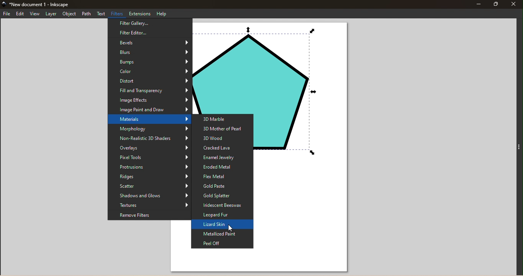  I want to click on Color, so click(150, 72).